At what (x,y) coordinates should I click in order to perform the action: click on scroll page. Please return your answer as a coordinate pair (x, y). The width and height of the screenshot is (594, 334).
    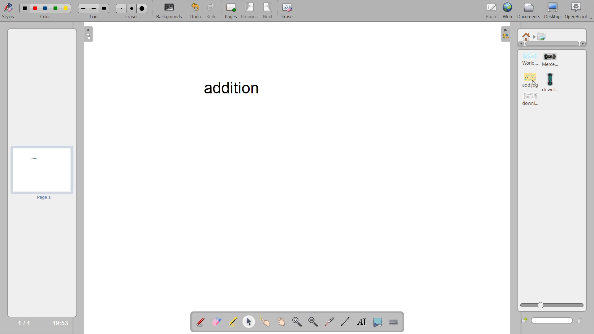
    Looking at the image, I should click on (283, 321).